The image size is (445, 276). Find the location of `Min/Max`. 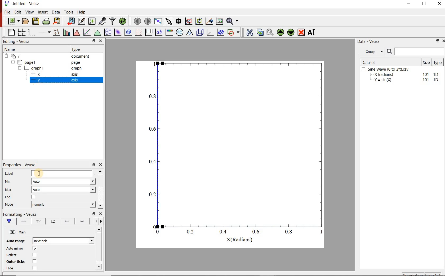

Min/Max is located at coordinates (94, 214).